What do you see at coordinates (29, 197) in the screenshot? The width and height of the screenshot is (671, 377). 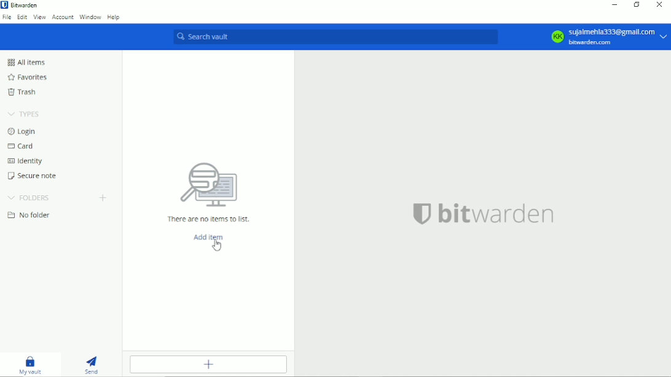 I see `Folders` at bounding box center [29, 197].